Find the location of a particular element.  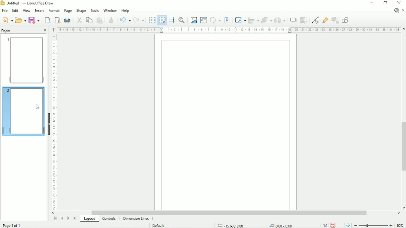

Toggle point edit mode is located at coordinates (316, 20).